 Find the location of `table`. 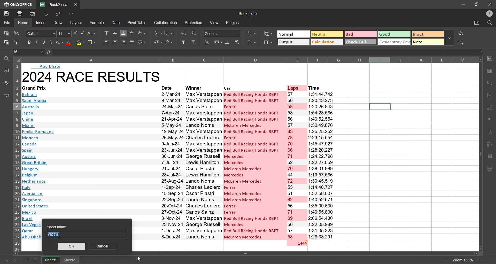

table is located at coordinates (490, 70).